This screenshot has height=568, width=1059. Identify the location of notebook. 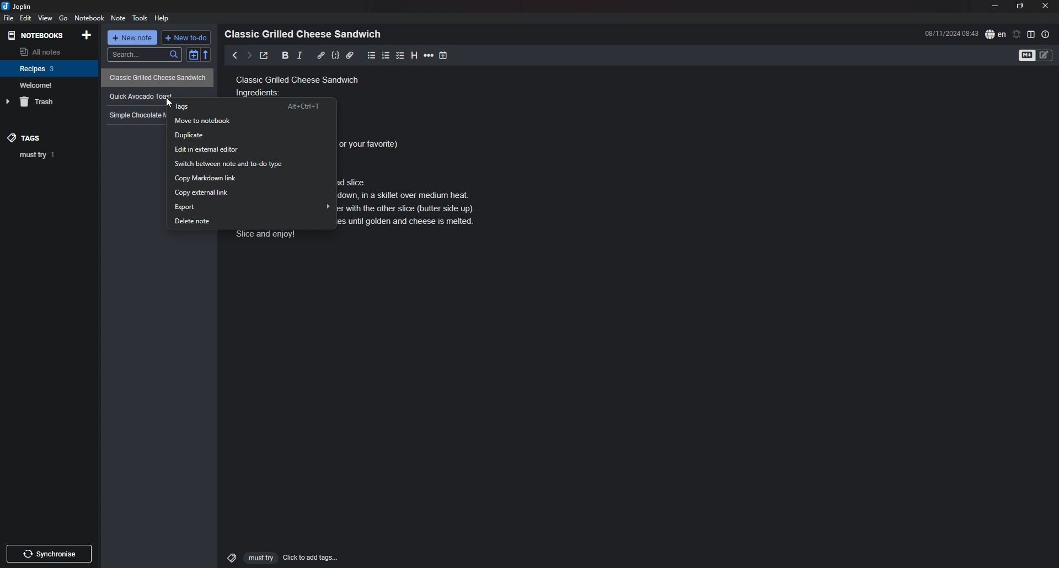
(50, 68).